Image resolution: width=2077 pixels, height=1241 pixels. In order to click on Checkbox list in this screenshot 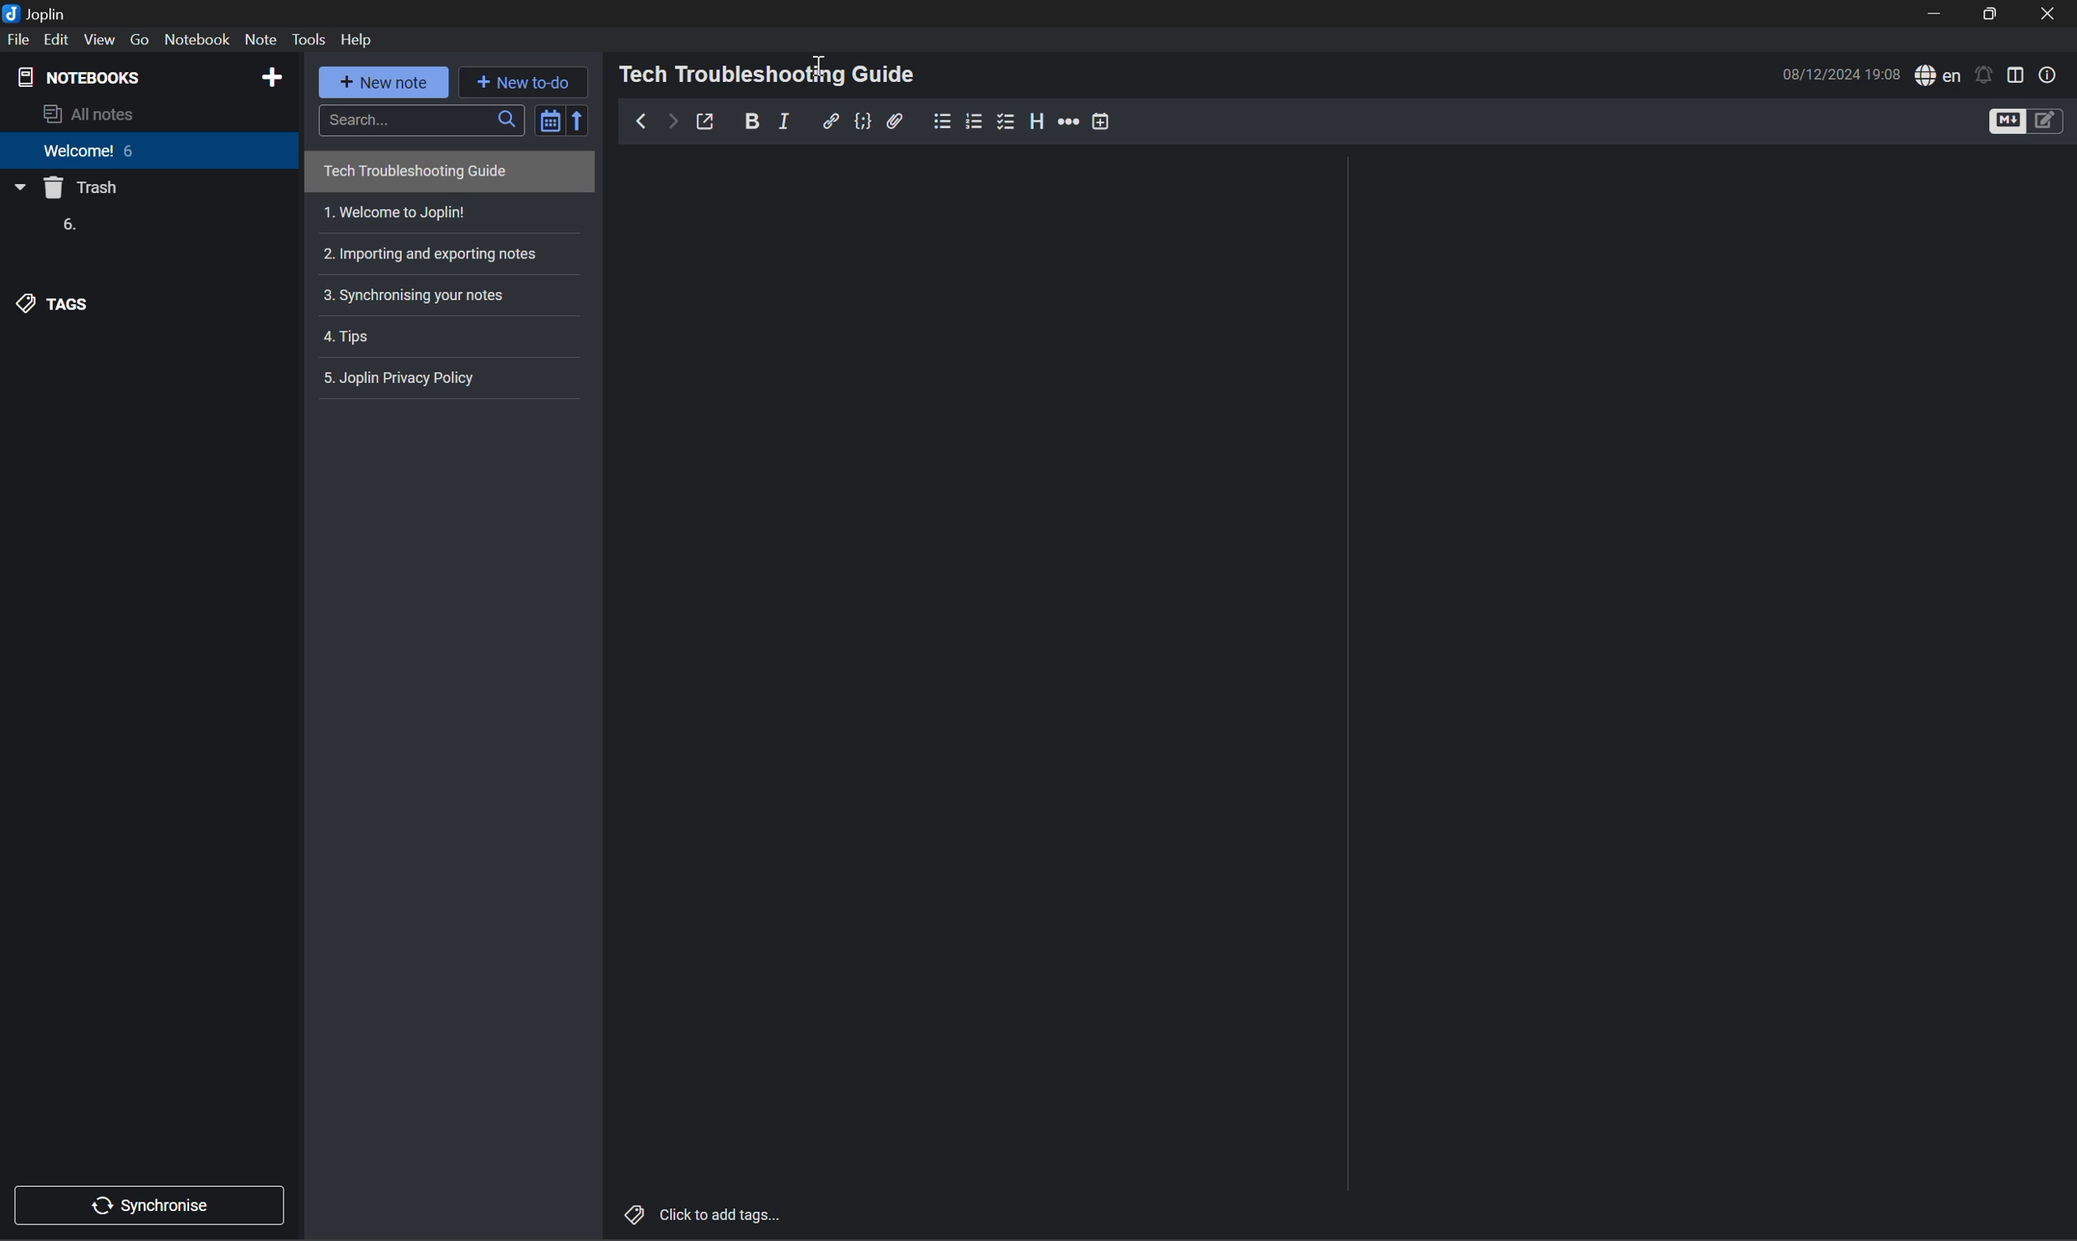, I will do `click(1004, 120)`.